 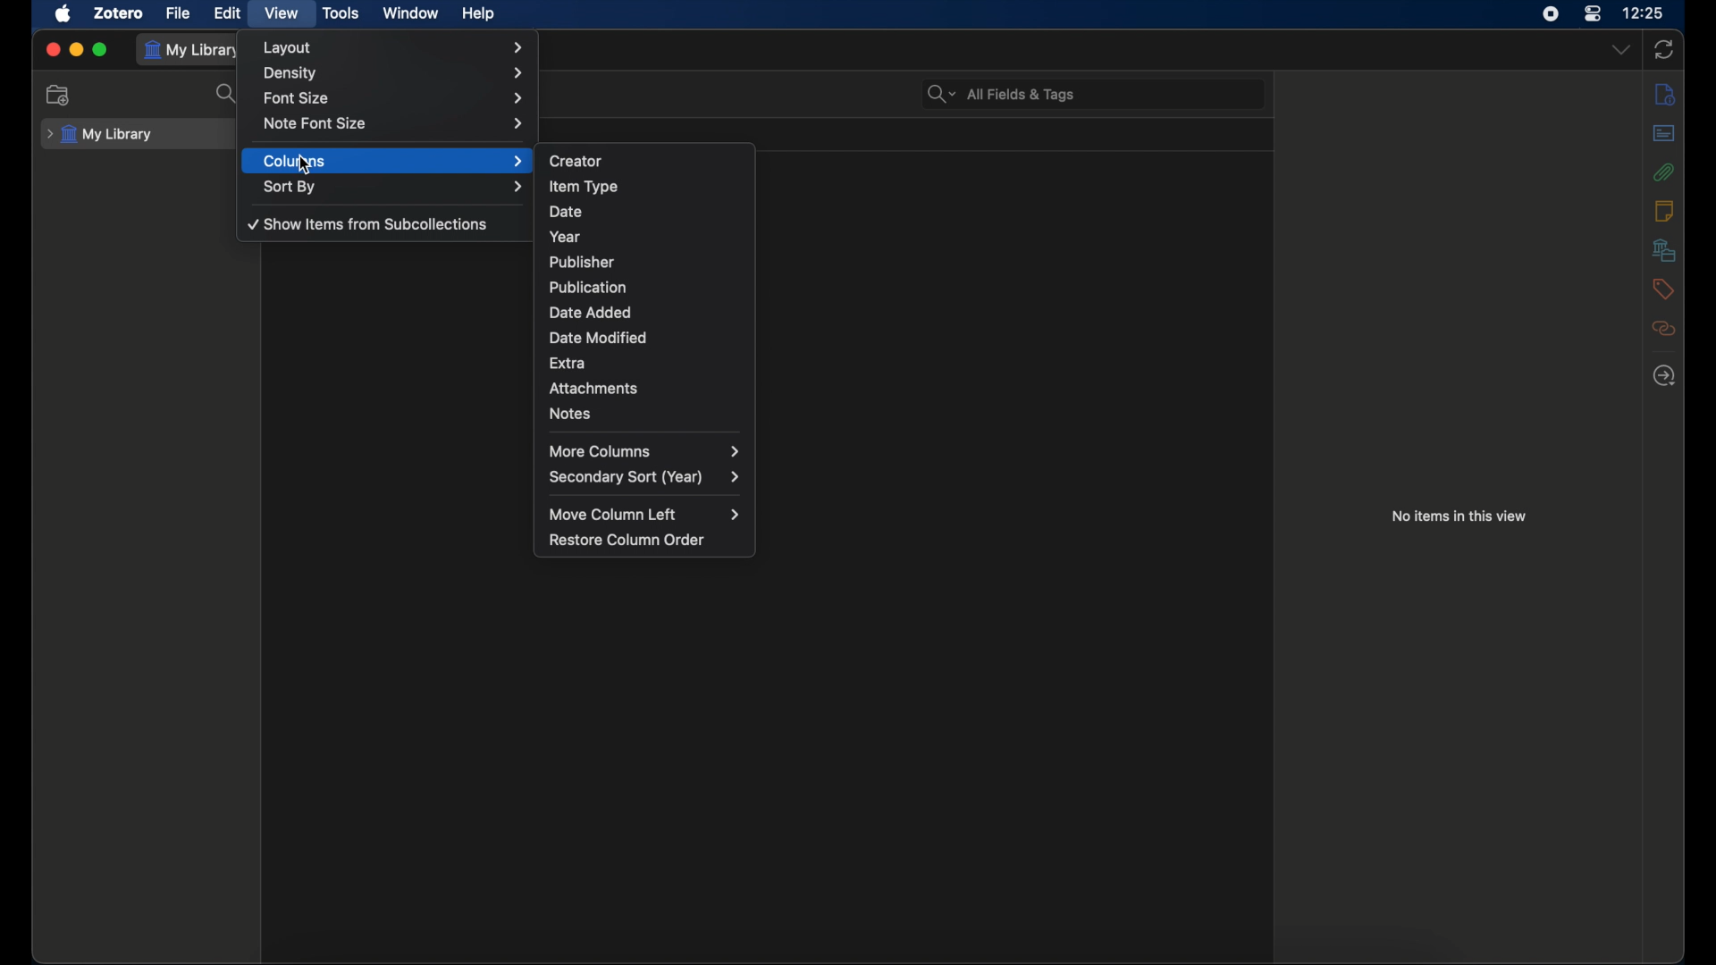 What do you see at coordinates (1644, 13) in the screenshot?
I see `time` at bounding box center [1644, 13].